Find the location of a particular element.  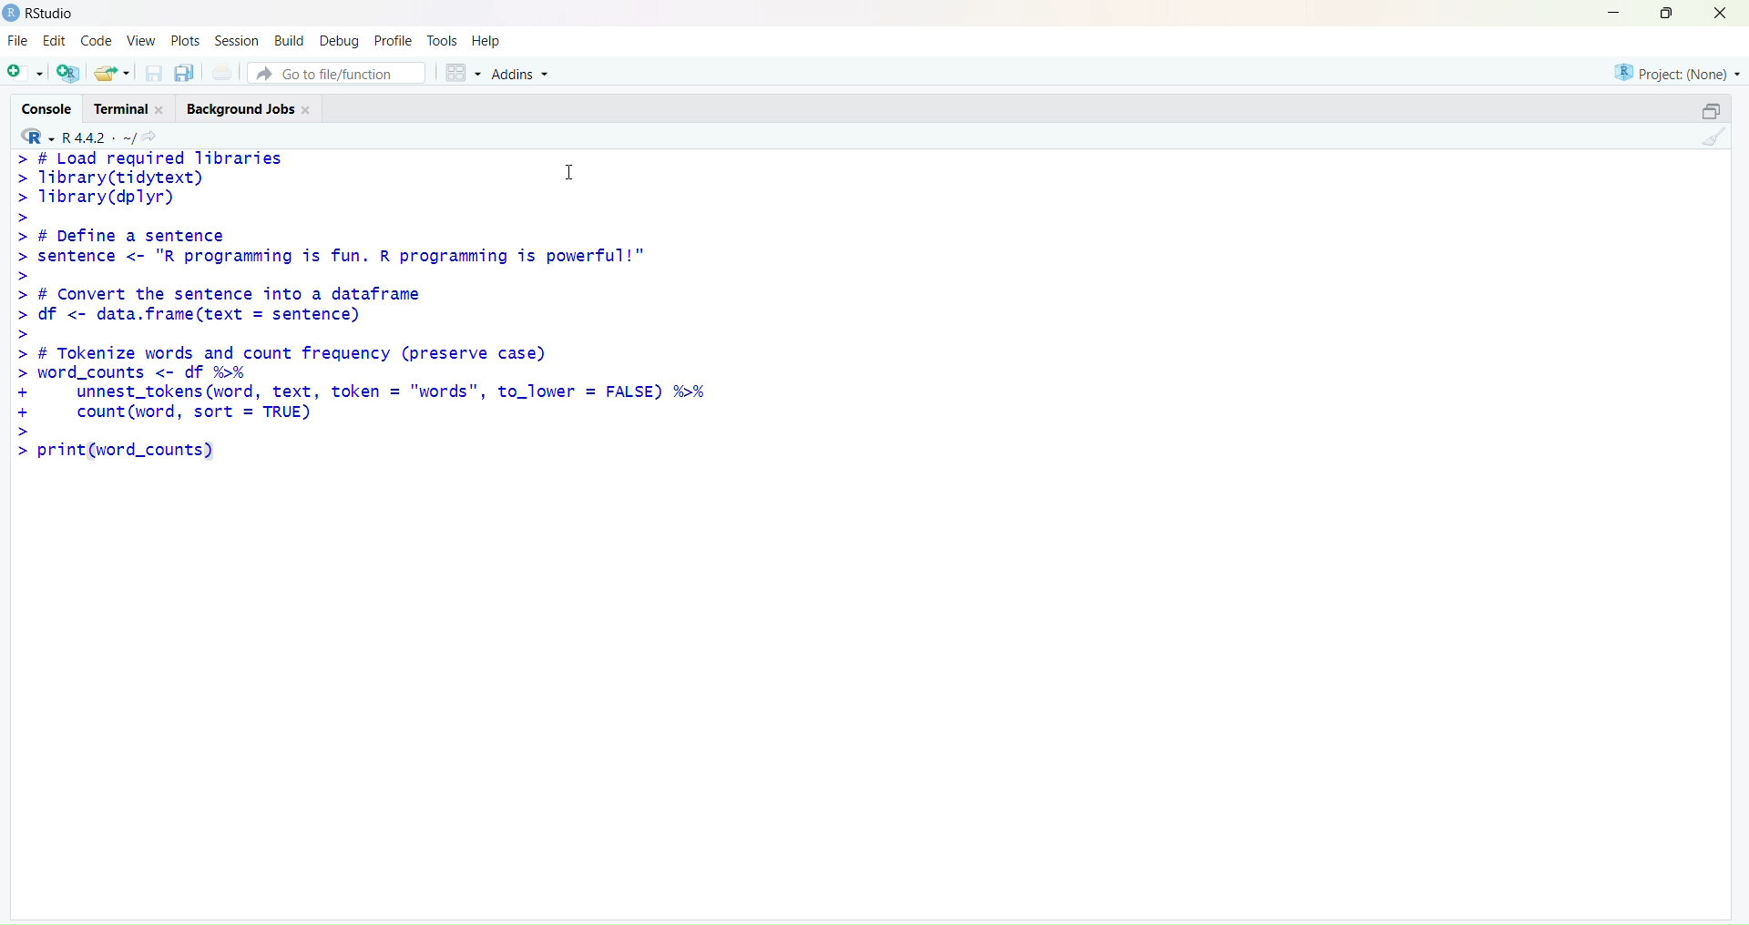

addins is located at coordinates (521, 76).